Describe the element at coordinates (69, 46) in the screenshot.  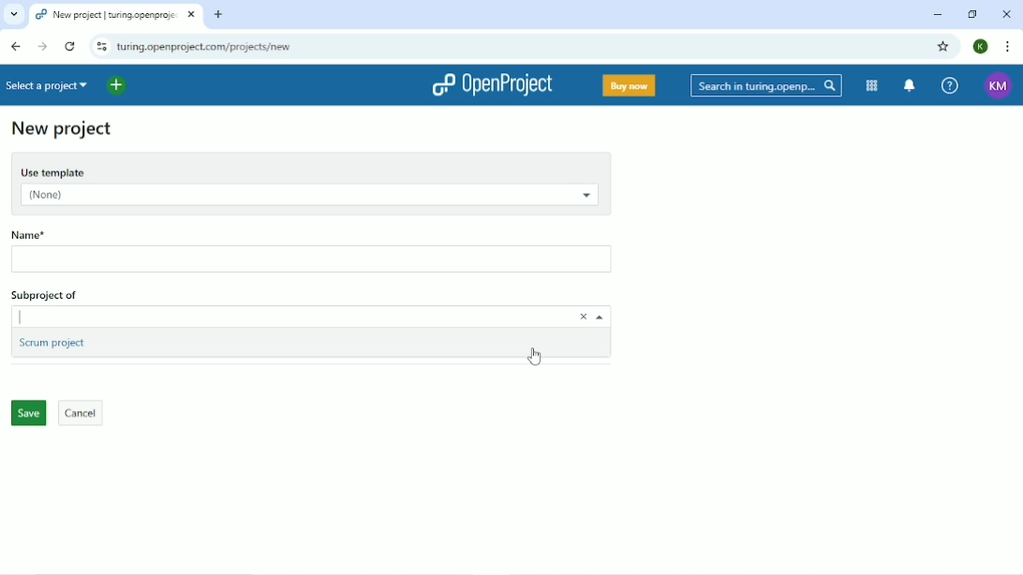
I see `Reload this page` at that location.